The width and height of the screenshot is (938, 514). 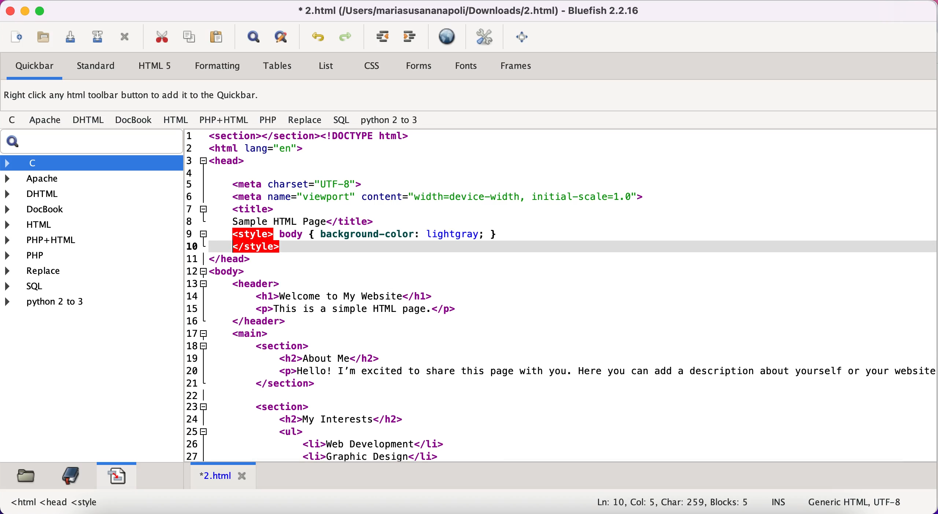 I want to click on dhtml, so click(x=89, y=120).